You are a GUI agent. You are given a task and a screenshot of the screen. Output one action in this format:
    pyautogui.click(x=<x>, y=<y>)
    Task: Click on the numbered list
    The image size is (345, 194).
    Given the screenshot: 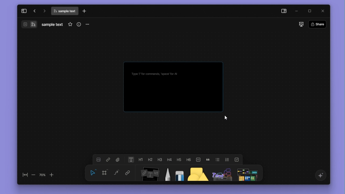 What is the action you would take?
    pyautogui.click(x=227, y=159)
    